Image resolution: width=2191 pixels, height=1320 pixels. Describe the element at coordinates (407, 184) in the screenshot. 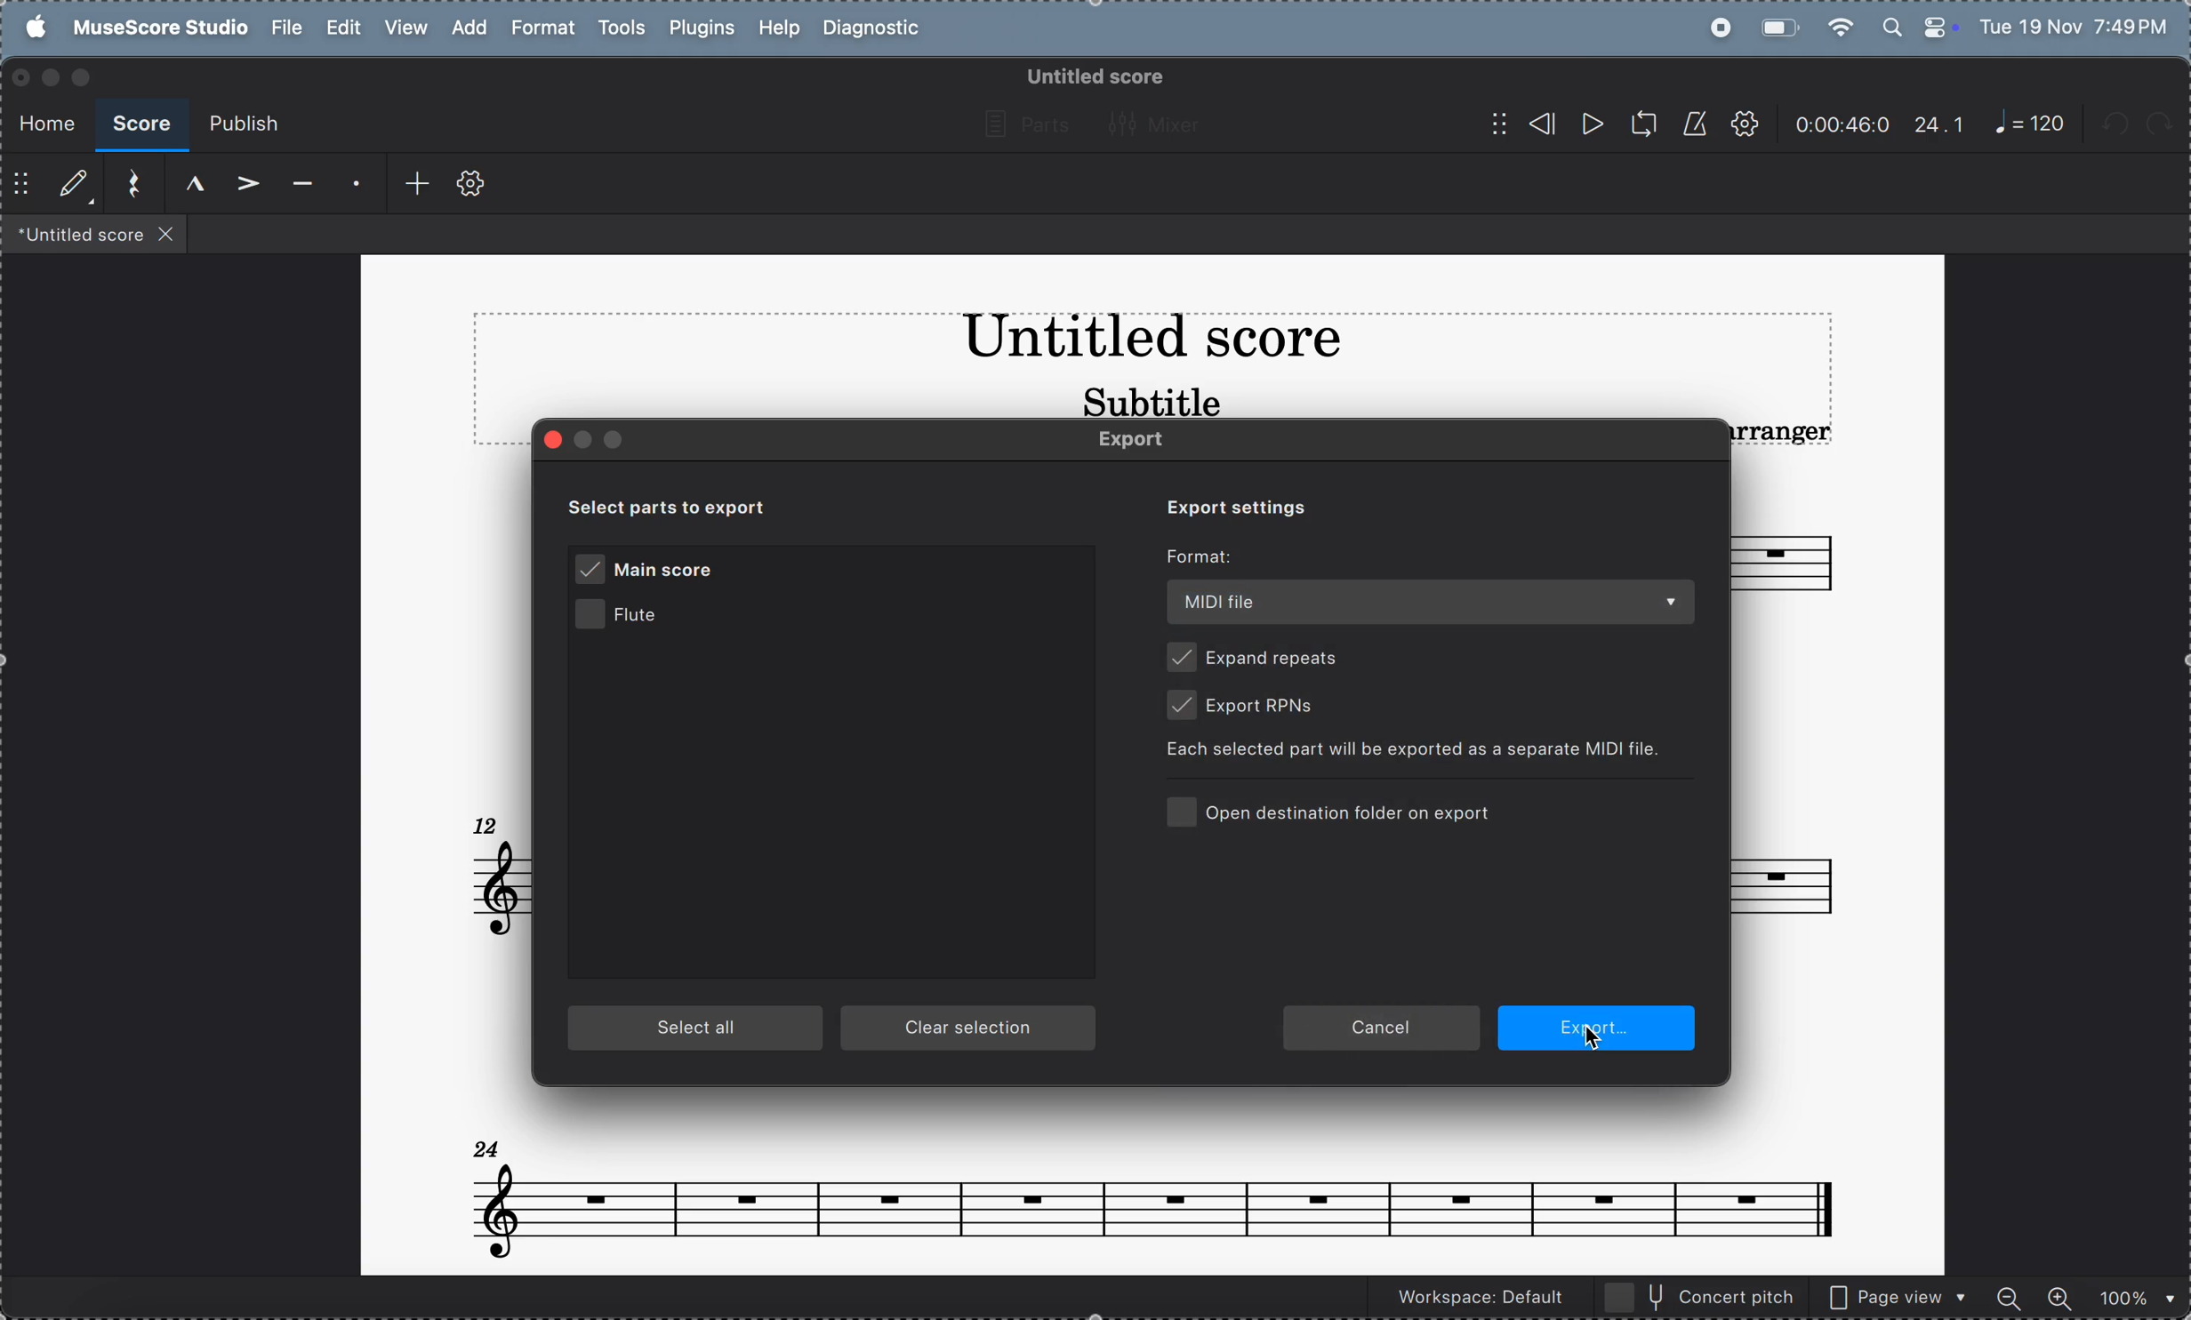

I see `add` at that location.